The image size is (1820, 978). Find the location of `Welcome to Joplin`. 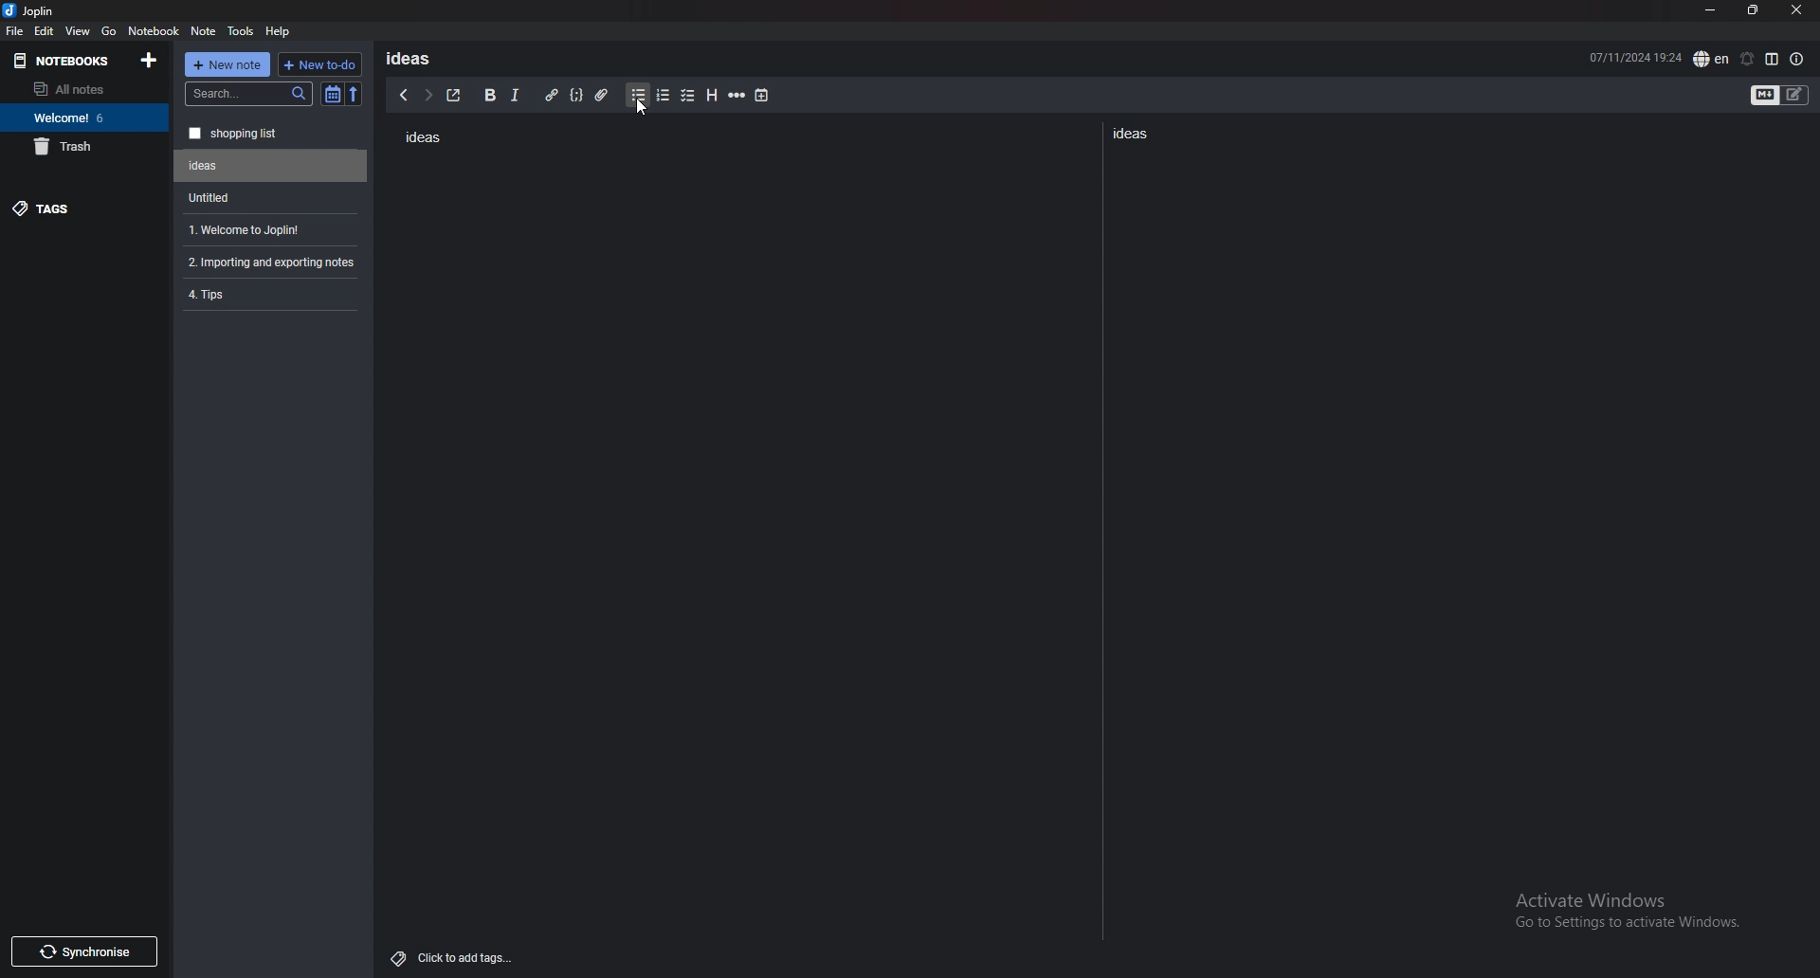

Welcome to Joplin is located at coordinates (267, 229).